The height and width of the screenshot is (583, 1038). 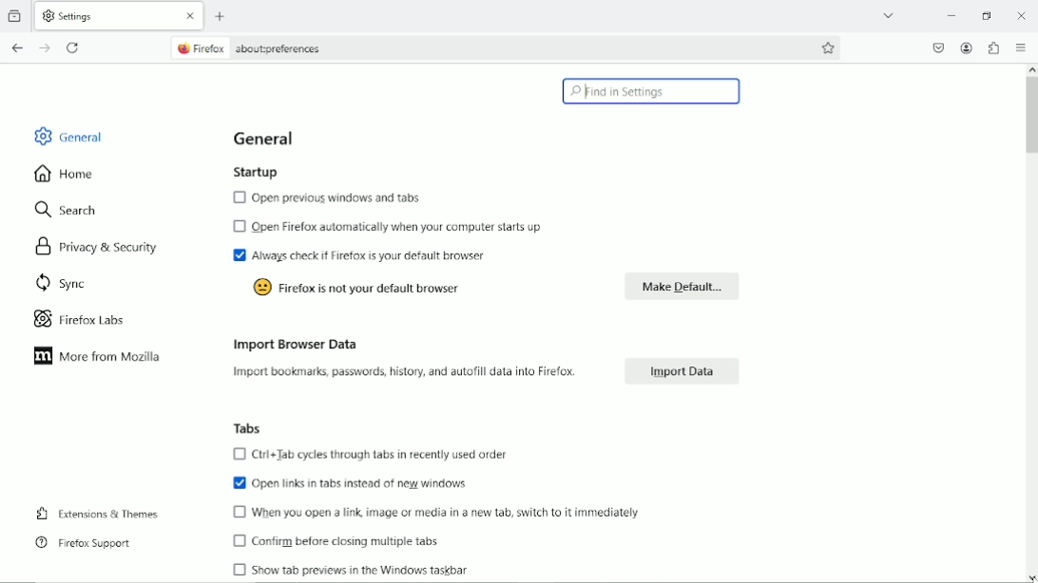 What do you see at coordinates (937, 47) in the screenshot?
I see `save to pocket` at bounding box center [937, 47].